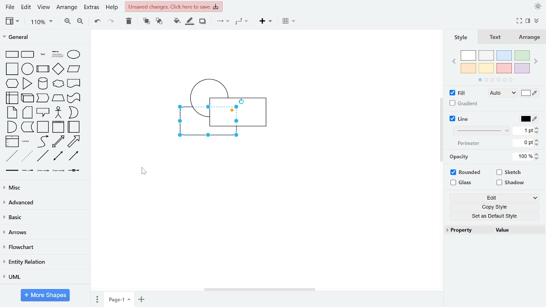 Image resolution: width=546 pixels, height=307 pixels. What do you see at coordinates (13, 69) in the screenshot?
I see `square` at bounding box center [13, 69].